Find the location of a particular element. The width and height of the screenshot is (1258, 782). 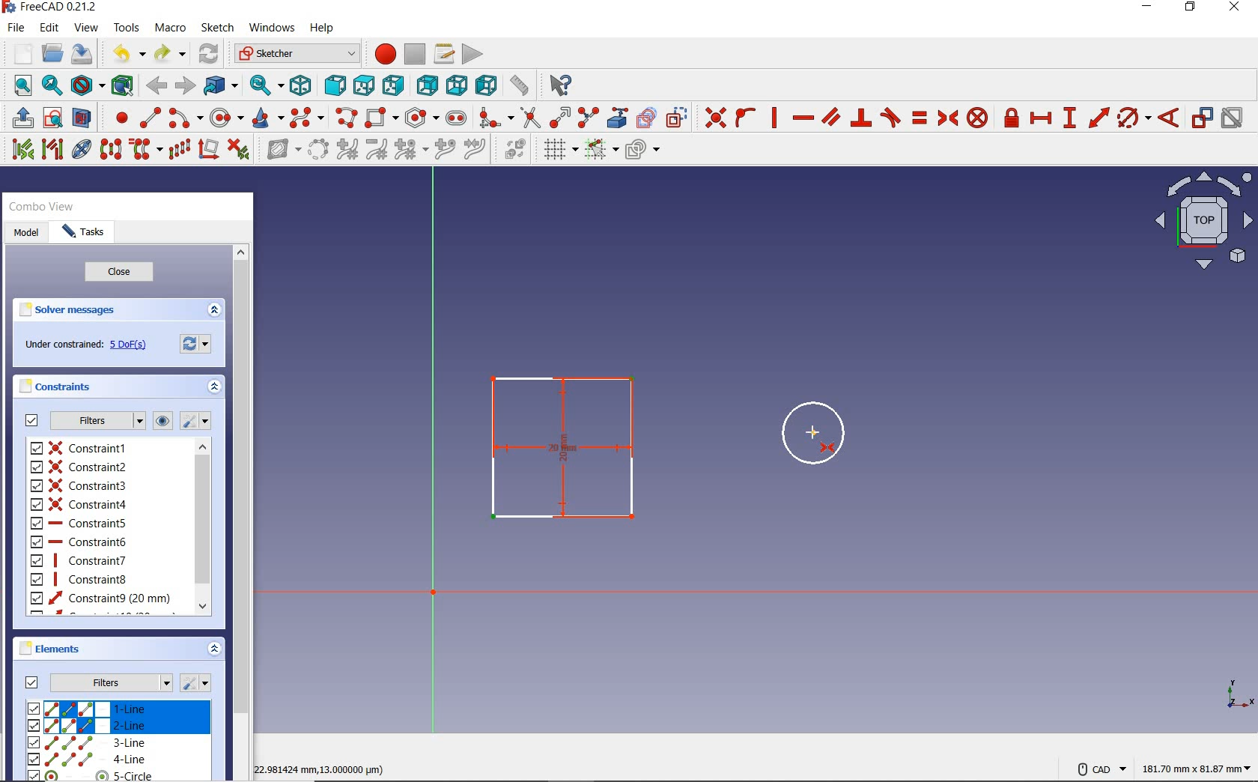

cursor is located at coordinates (815, 431).